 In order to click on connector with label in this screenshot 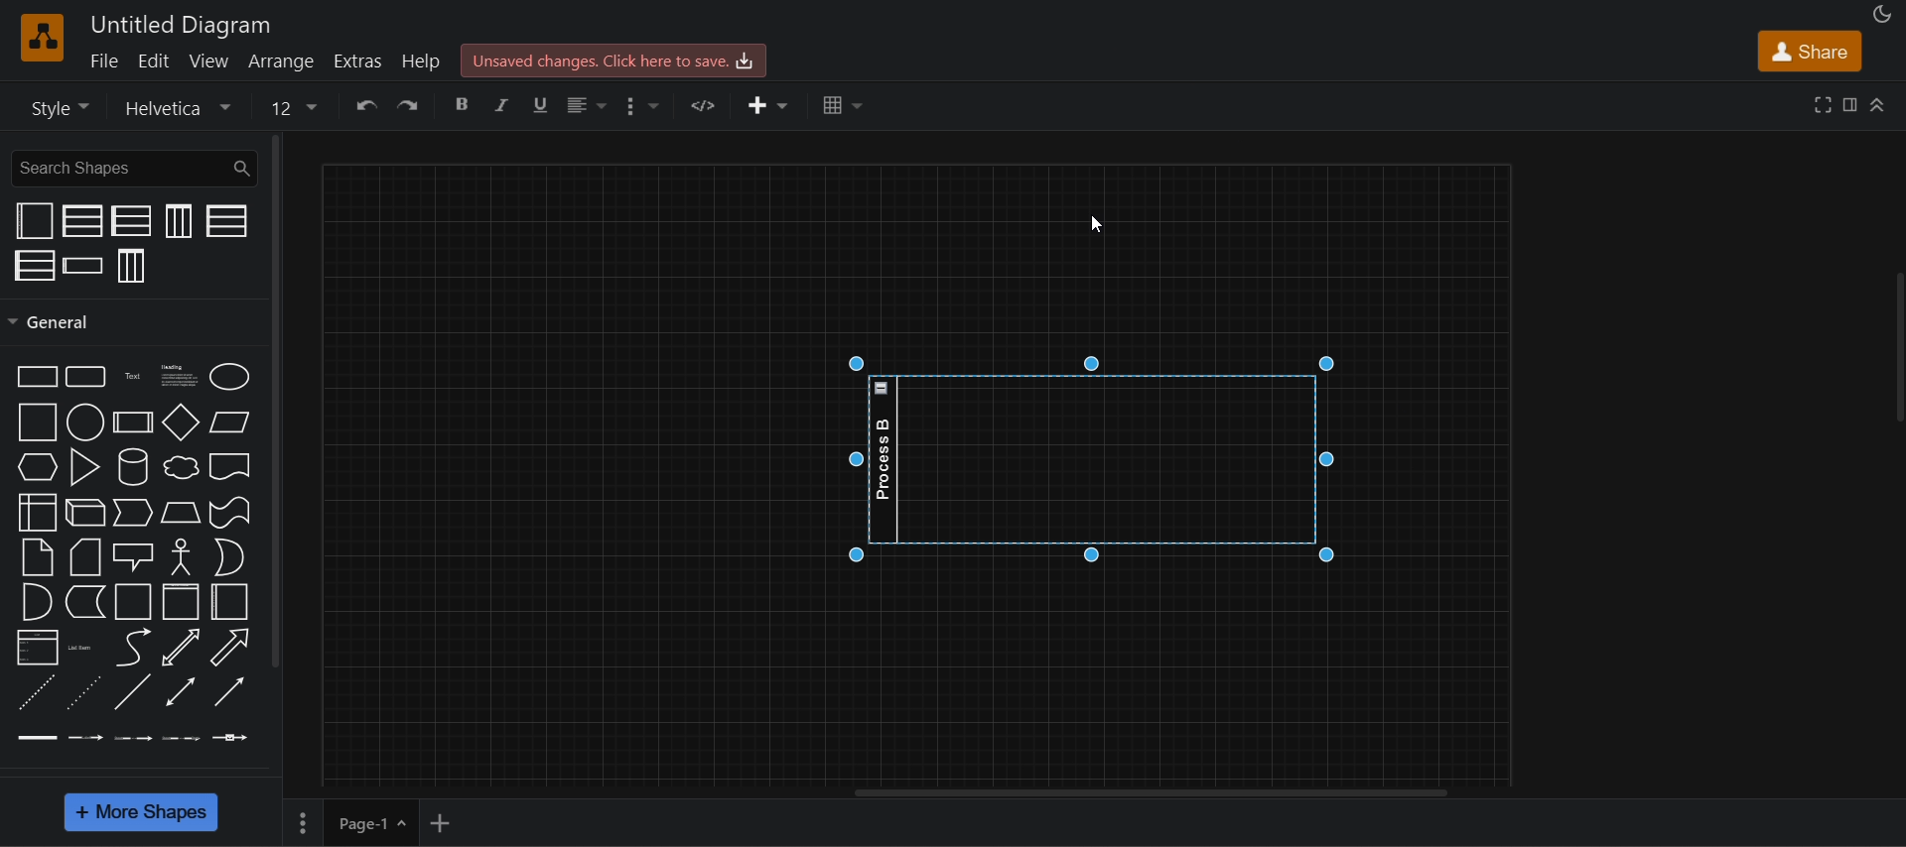, I will do `click(84, 739)`.